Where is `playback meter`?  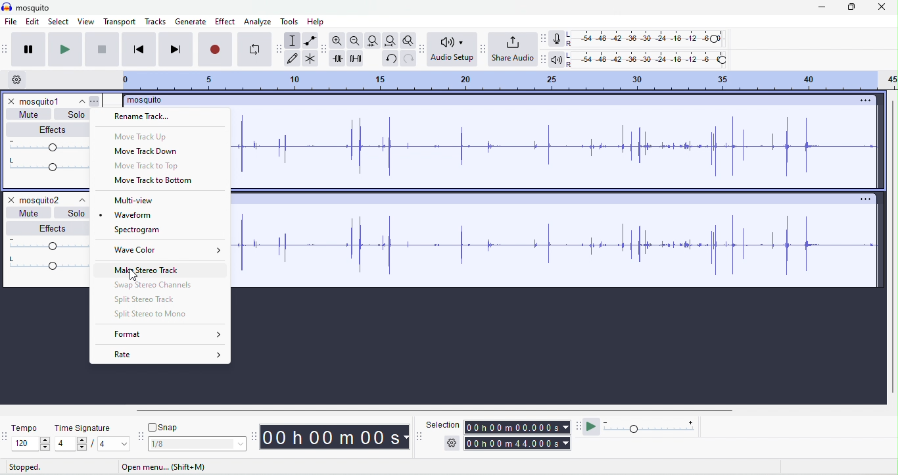
playback meter is located at coordinates (555, 60).